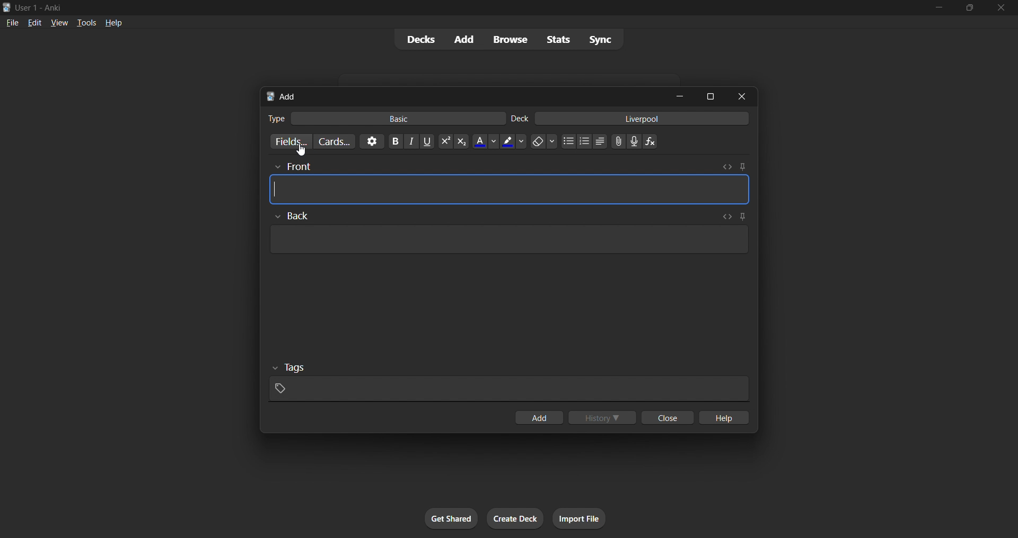 Image resolution: width=1018 pixels, height=538 pixels. Describe the element at coordinates (292, 216) in the screenshot. I see `` at that location.